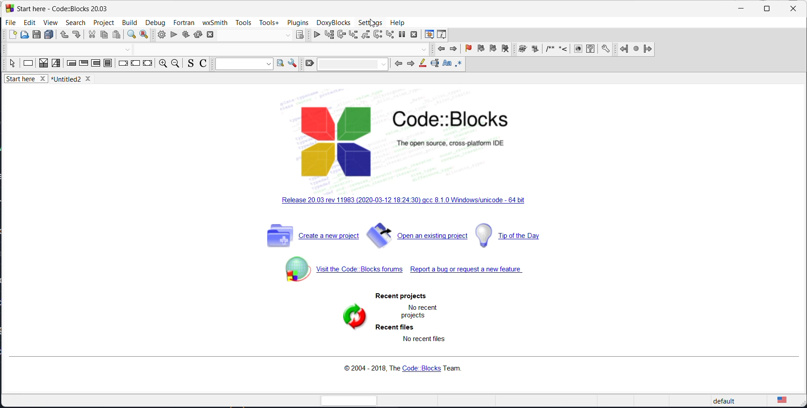 This screenshot has width=807, height=408. Describe the element at coordinates (518, 235) in the screenshot. I see `tip of the day` at that location.